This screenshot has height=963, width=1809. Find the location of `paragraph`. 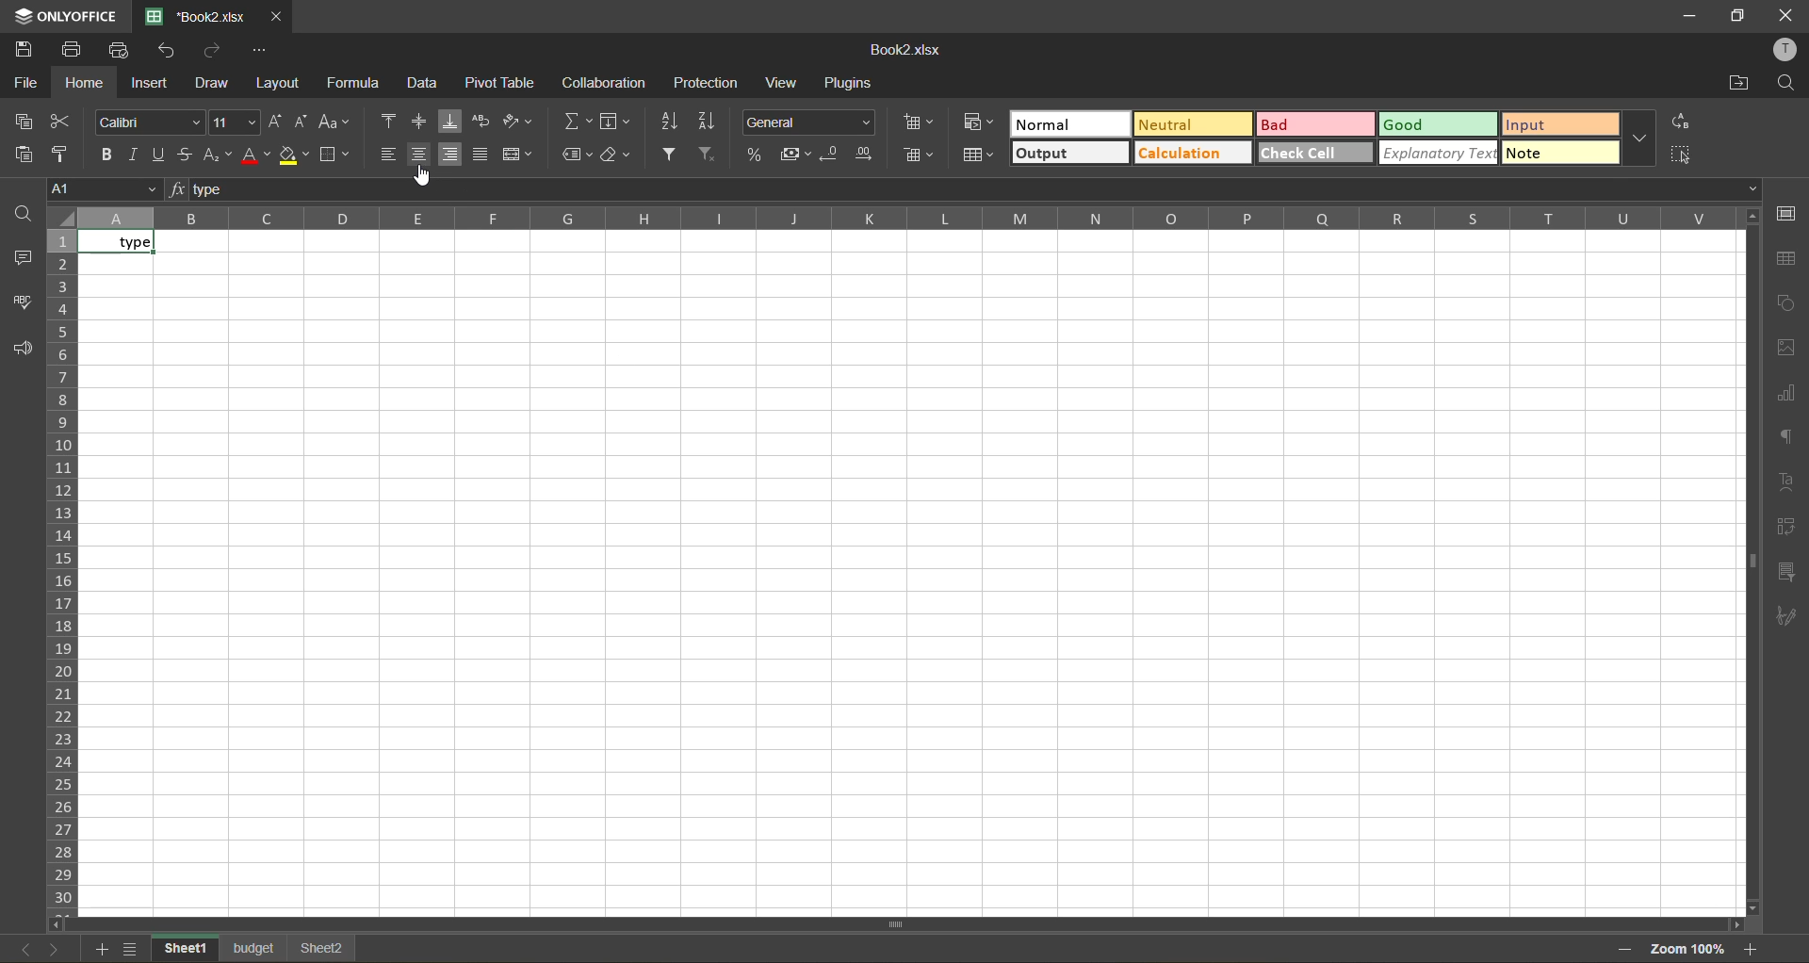

paragraph is located at coordinates (1785, 620).